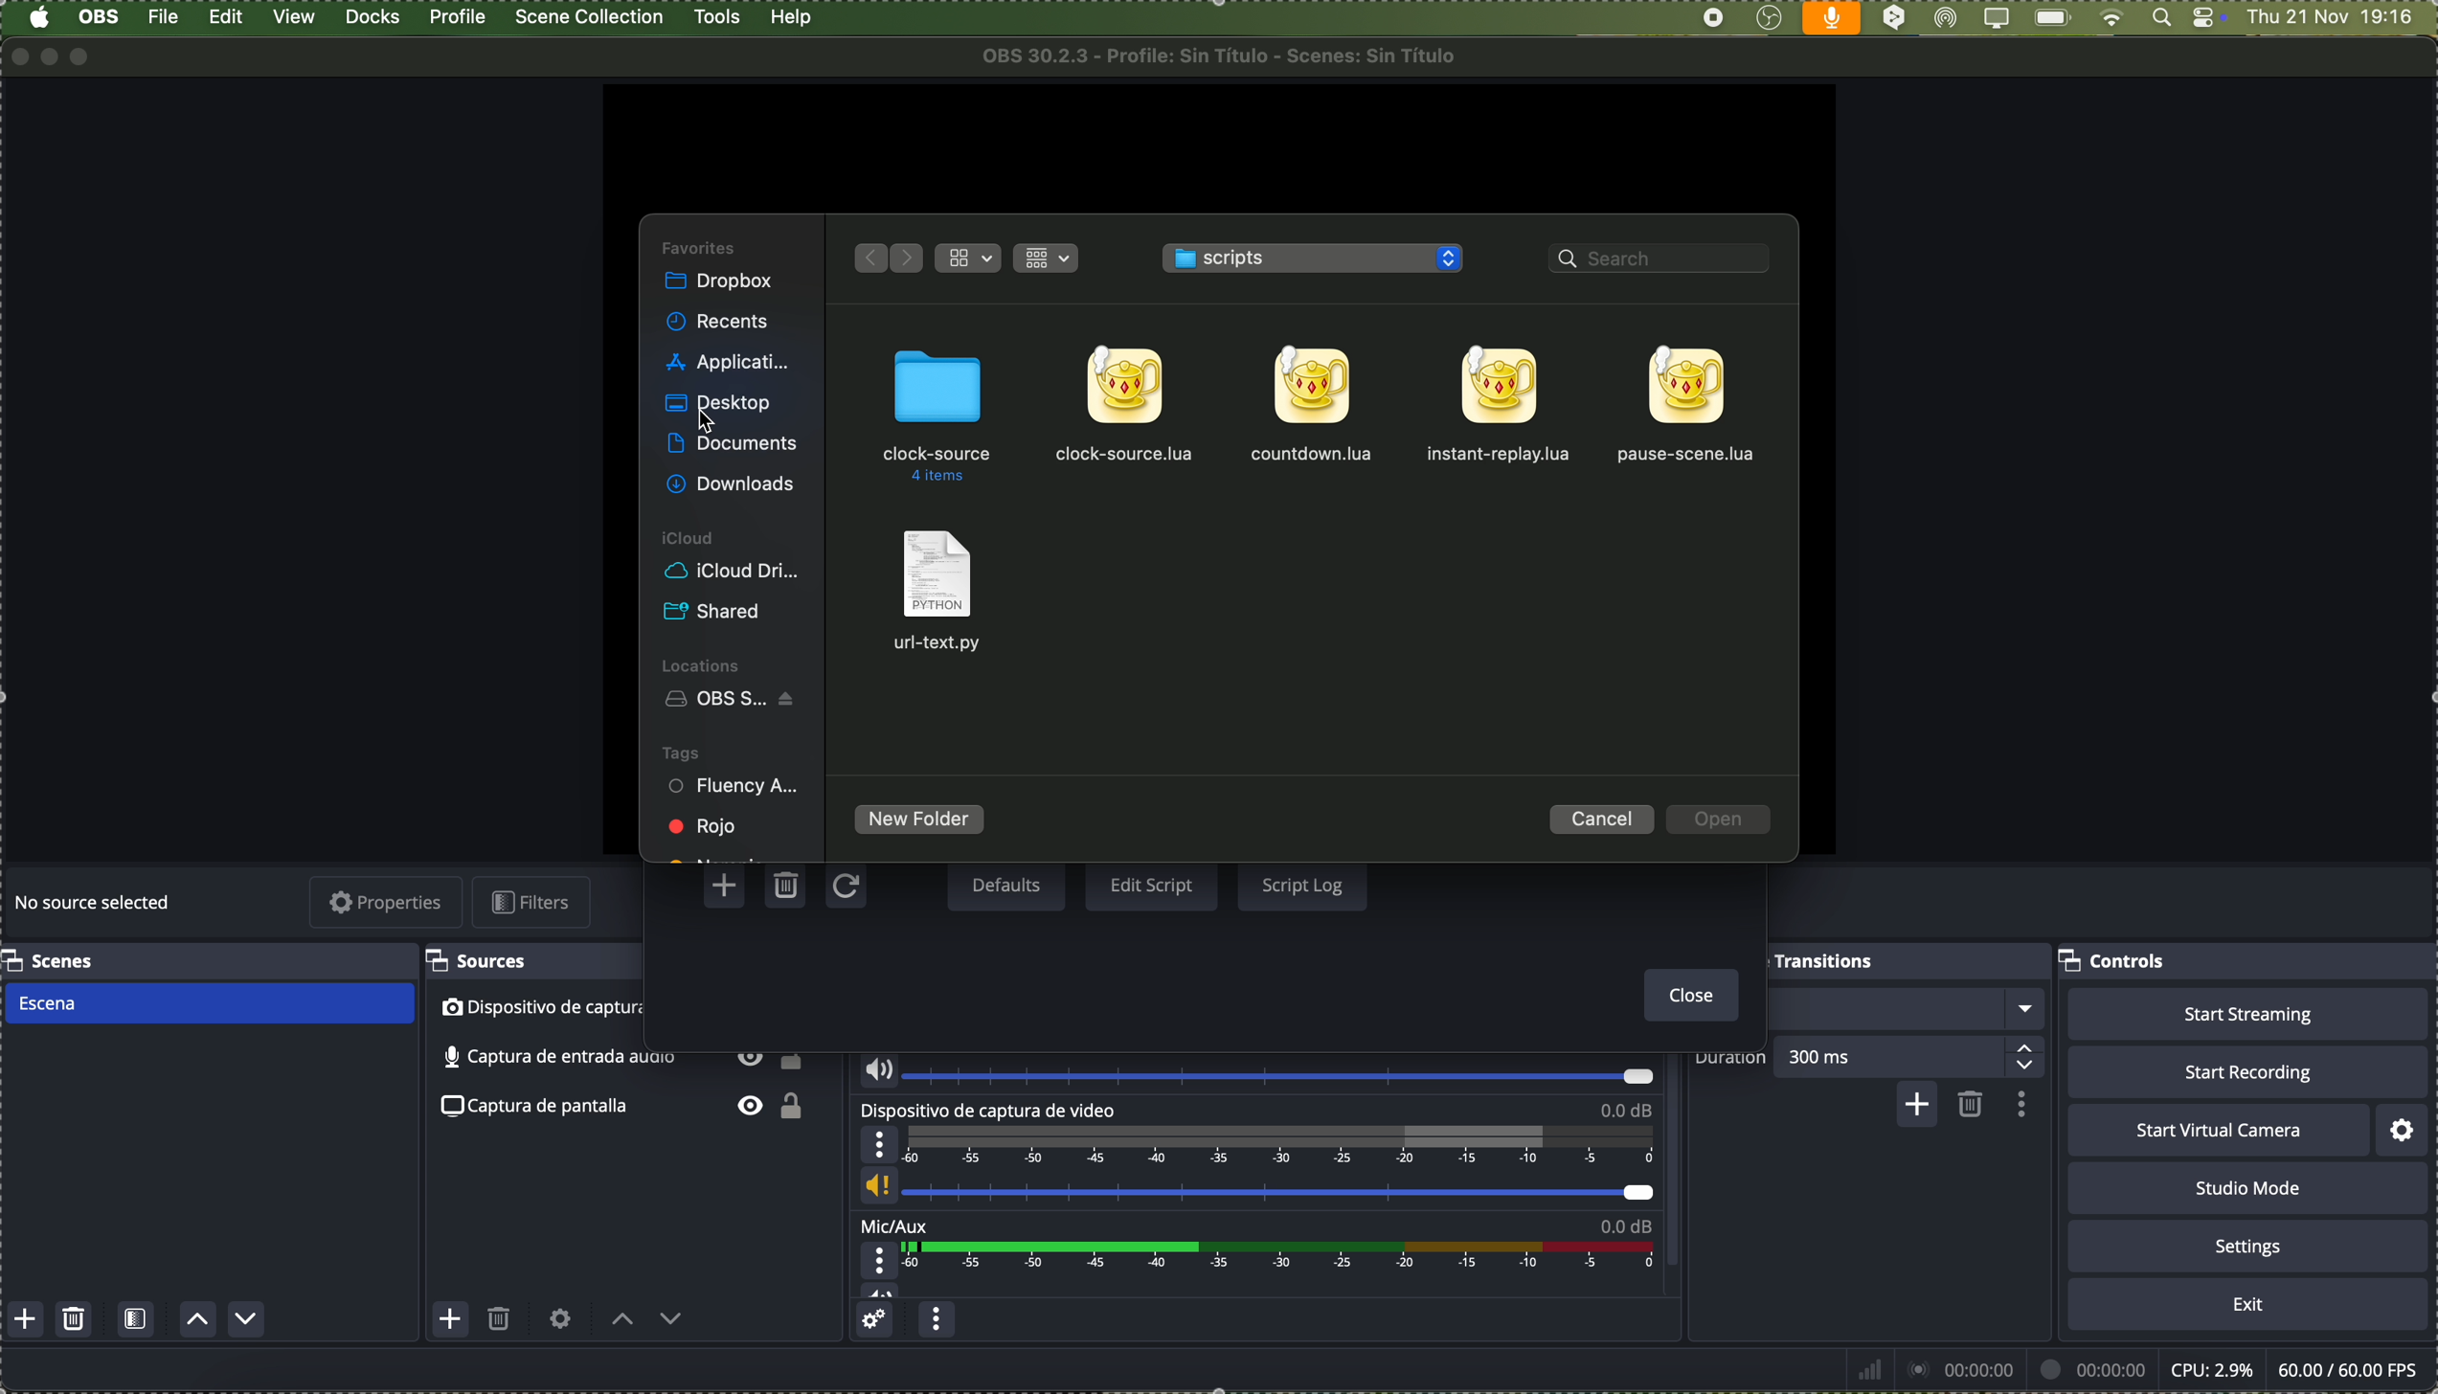 The image size is (2438, 1394). What do you see at coordinates (1731, 1060) in the screenshot?
I see `duration` at bounding box center [1731, 1060].